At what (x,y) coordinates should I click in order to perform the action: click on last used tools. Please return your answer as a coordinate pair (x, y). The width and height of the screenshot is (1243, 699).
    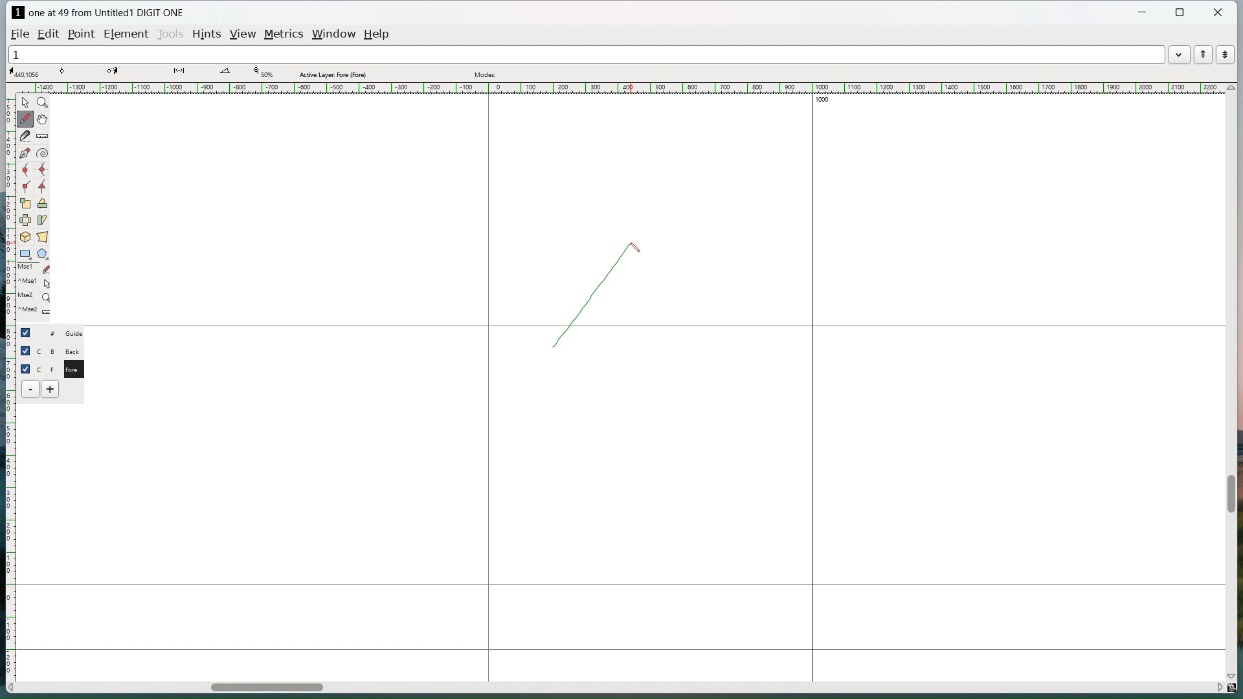
    Looking at the image, I should click on (33, 293).